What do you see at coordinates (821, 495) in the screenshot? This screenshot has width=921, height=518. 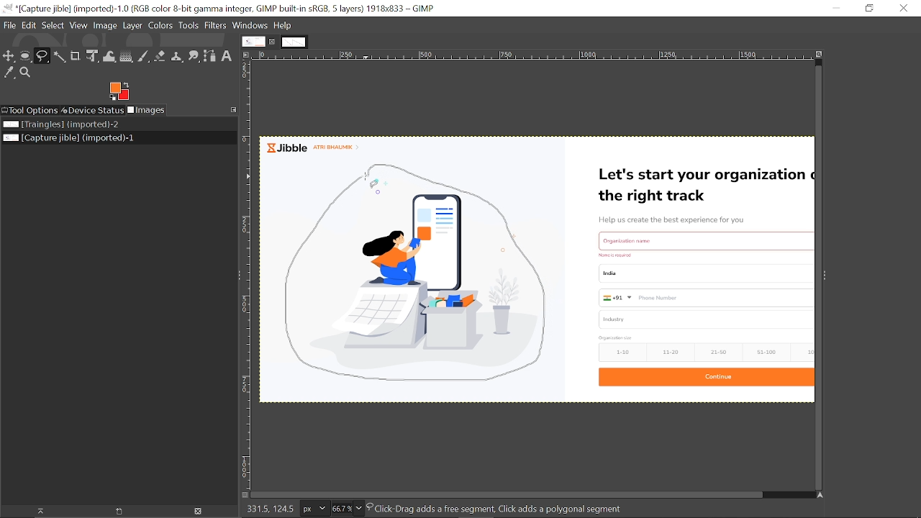 I see `Navigate this display` at bounding box center [821, 495].